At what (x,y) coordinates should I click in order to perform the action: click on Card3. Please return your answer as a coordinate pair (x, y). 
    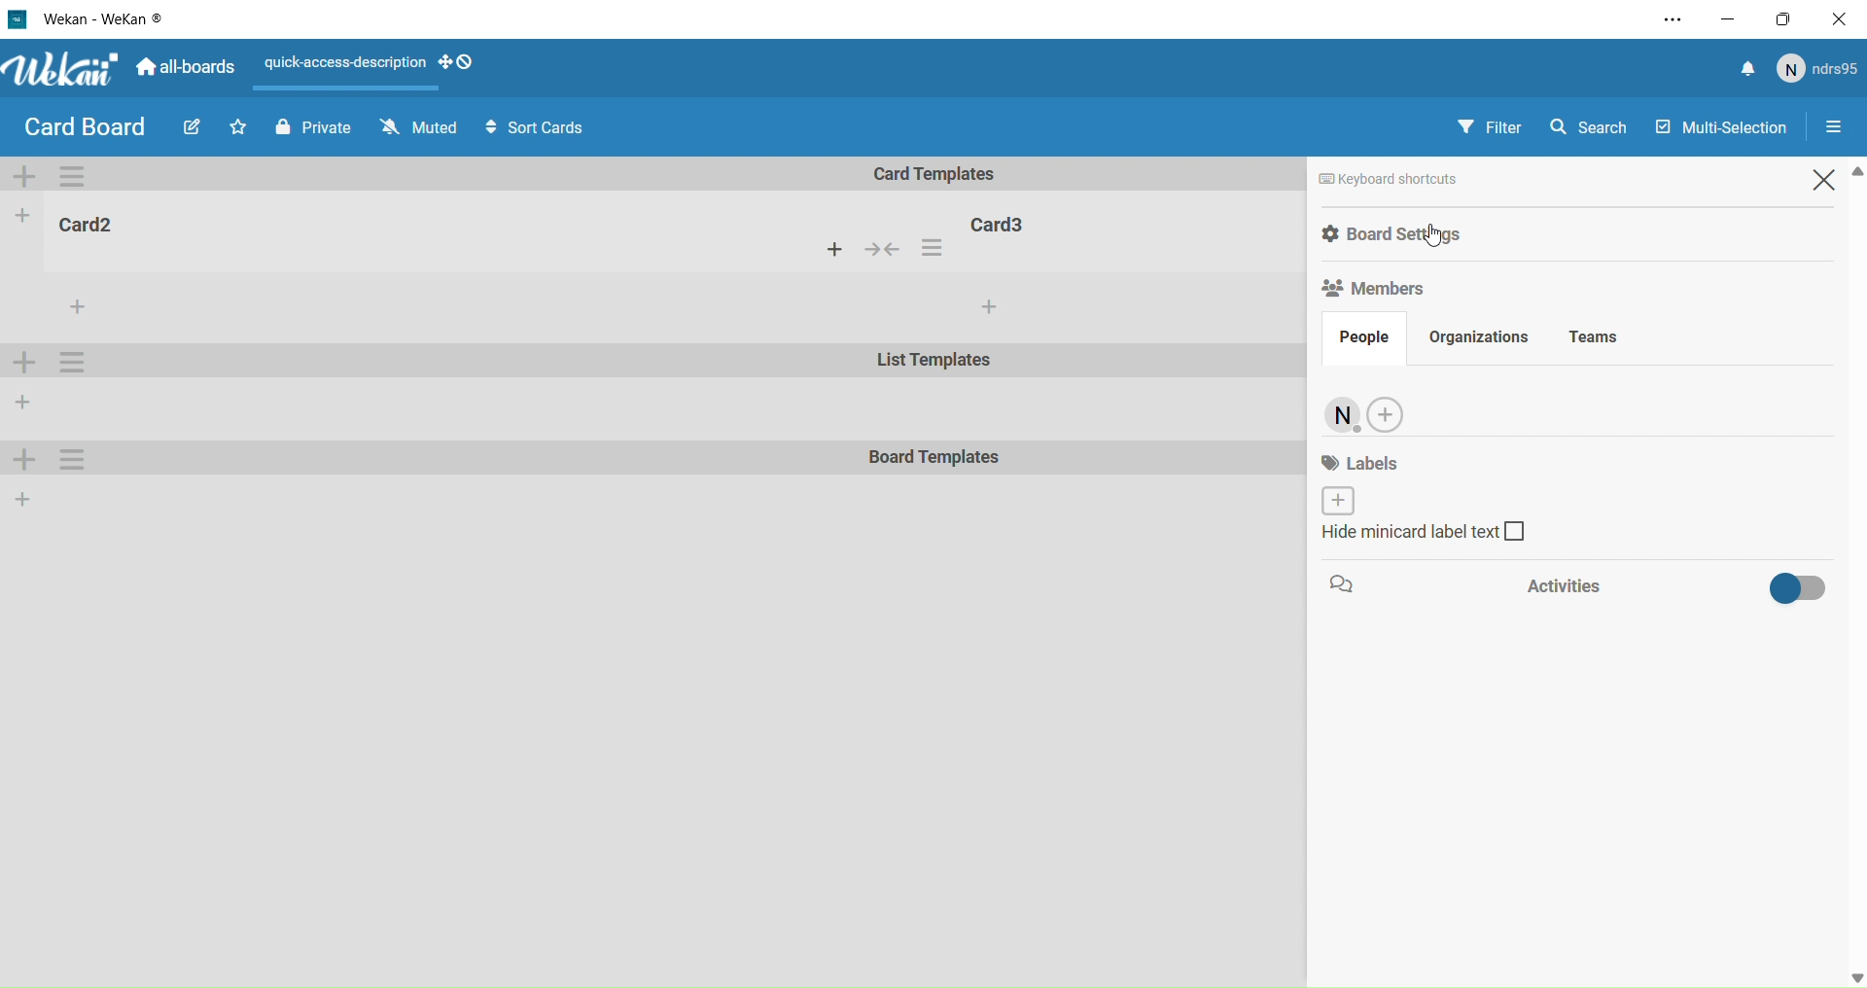
    Looking at the image, I should click on (1003, 222).